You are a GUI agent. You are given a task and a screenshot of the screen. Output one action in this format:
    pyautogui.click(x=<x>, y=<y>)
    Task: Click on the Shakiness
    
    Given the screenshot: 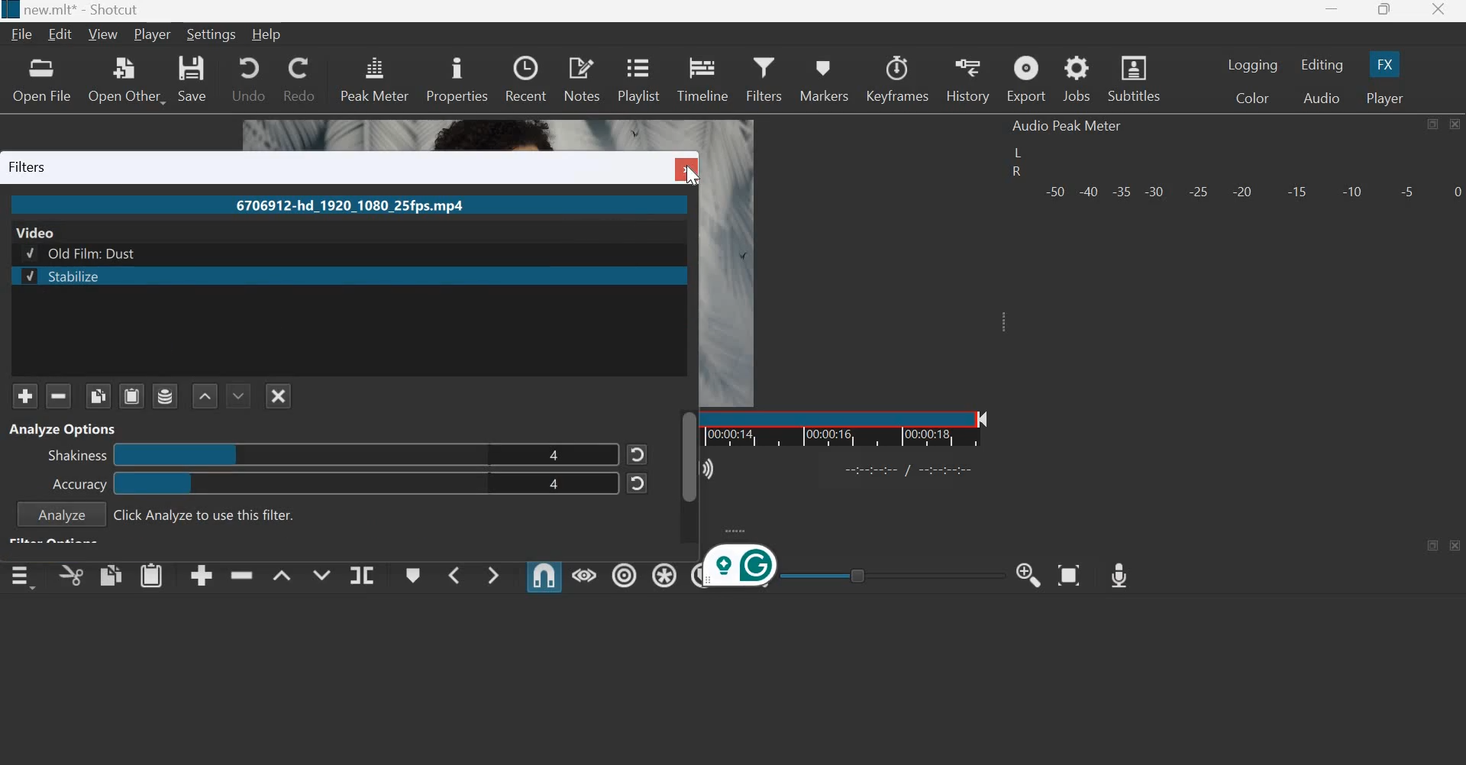 What is the action you would take?
    pyautogui.click(x=76, y=457)
    